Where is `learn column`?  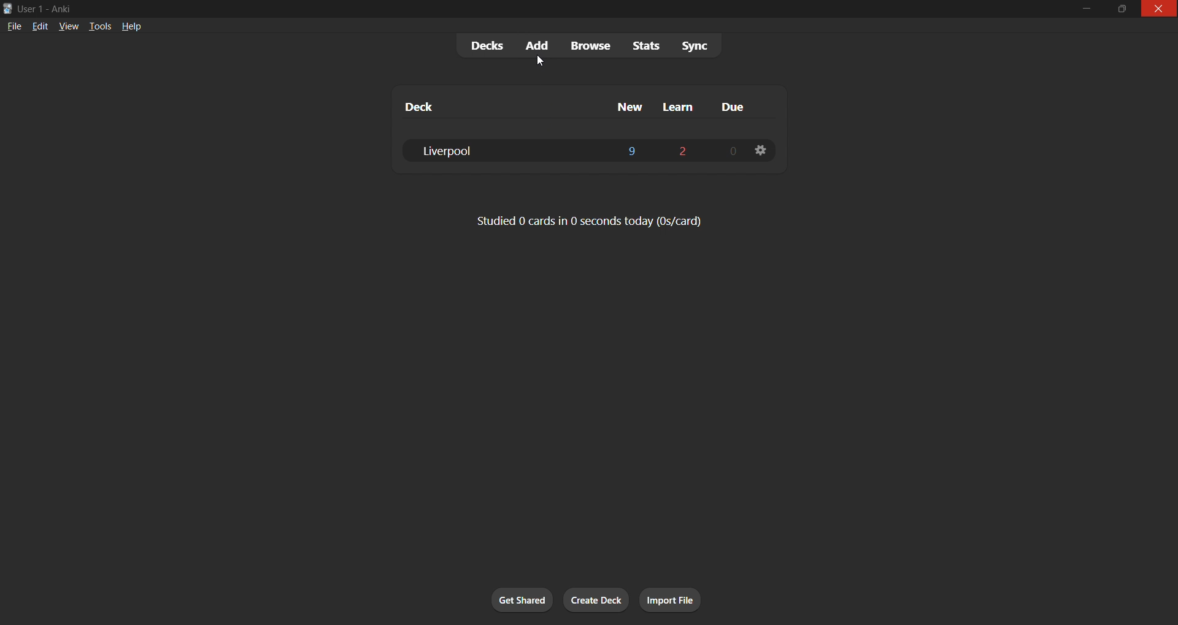
learn column is located at coordinates (679, 107).